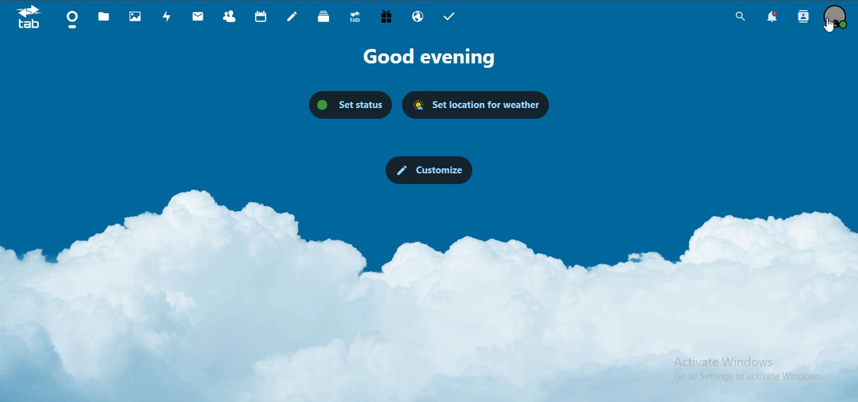  What do you see at coordinates (74, 18) in the screenshot?
I see `dashboard` at bounding box center [74, 18].